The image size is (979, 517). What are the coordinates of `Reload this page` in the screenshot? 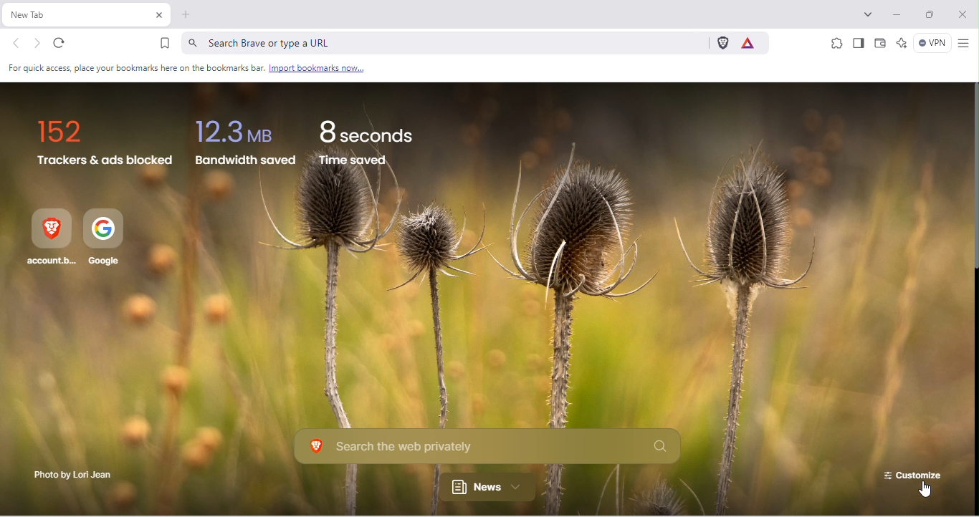 It's located at (66, 44).